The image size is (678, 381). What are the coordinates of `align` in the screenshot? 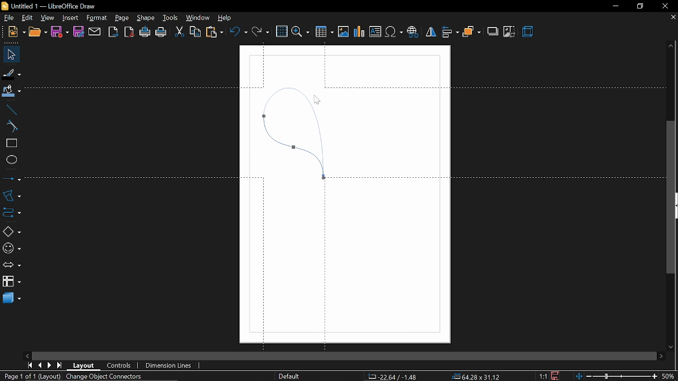 It's located at (450, 33).